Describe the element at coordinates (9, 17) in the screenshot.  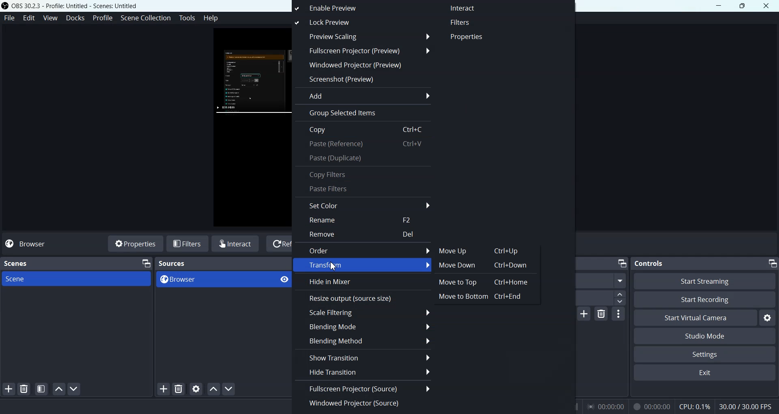
I see `File` at that location.